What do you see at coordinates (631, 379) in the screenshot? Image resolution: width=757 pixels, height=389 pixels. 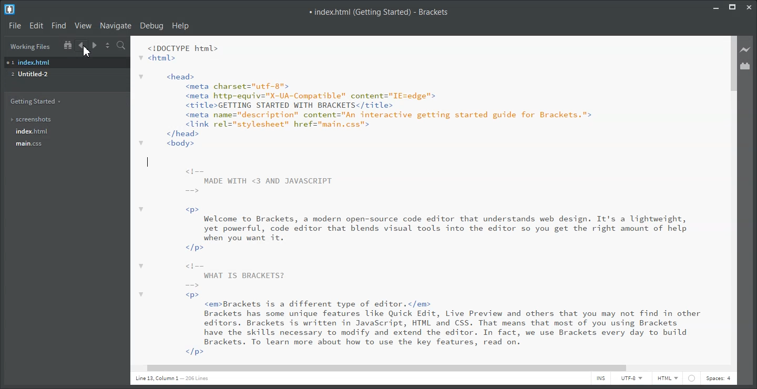 I see `UTF-8` at bounding box center [631, 379].